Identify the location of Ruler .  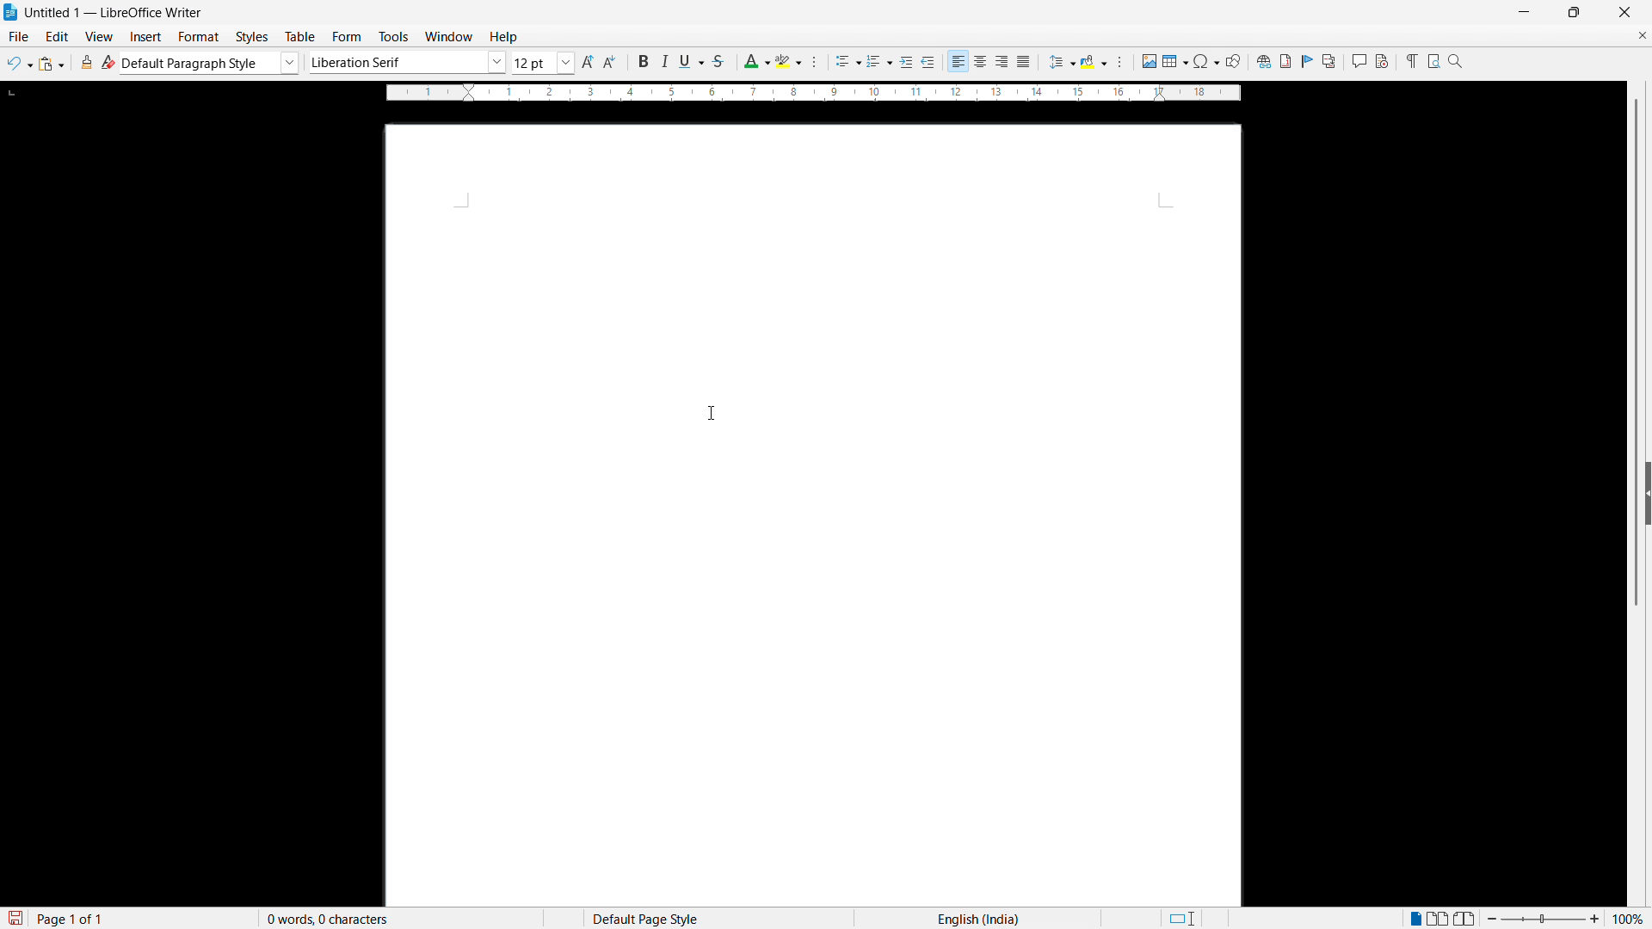
(813, 93).